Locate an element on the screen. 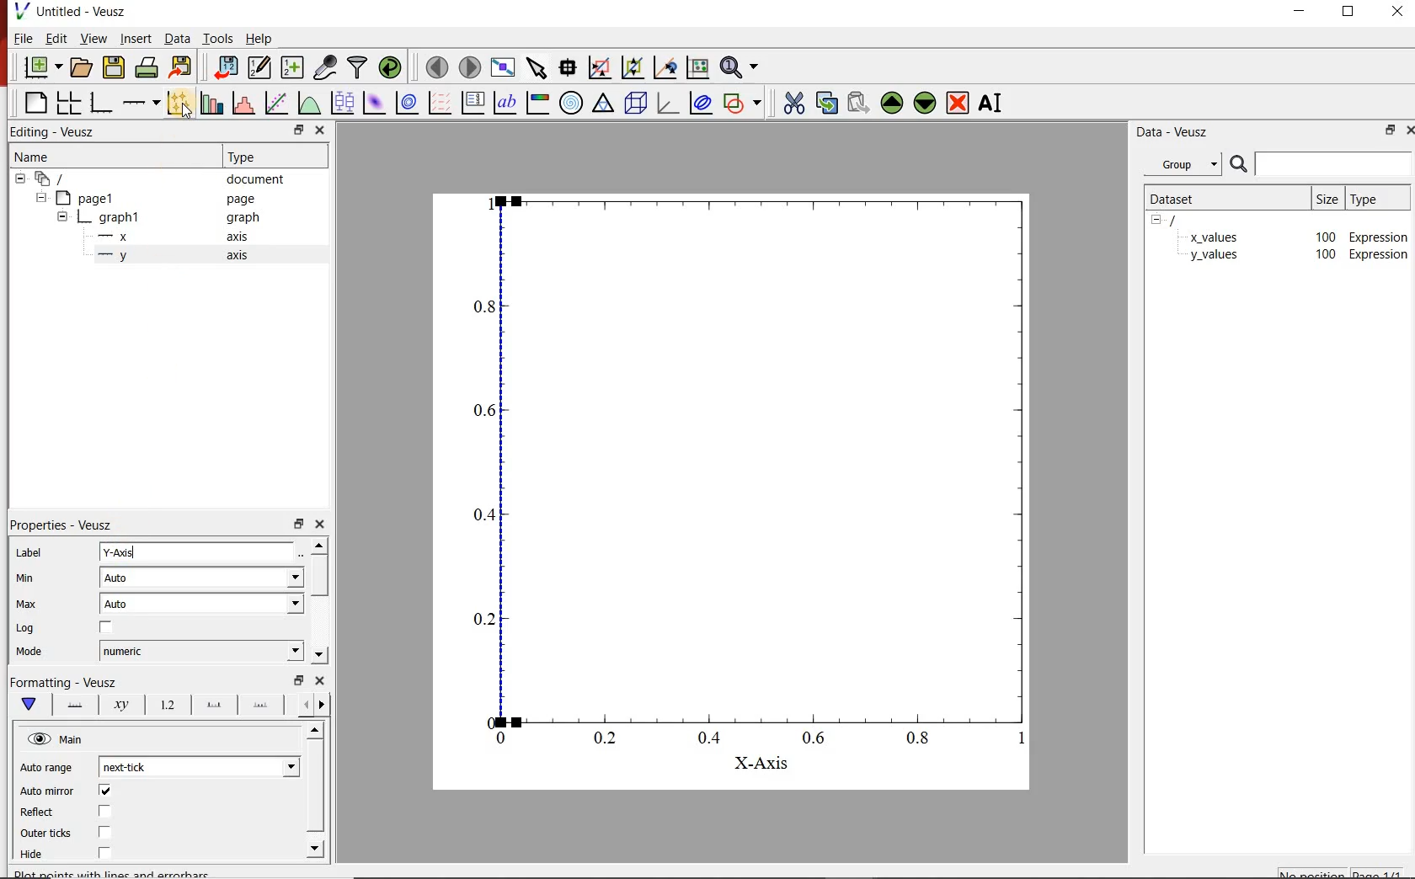 The height and width of the screenshot is (879, 1415). graph is located at coordinates (729, 466).